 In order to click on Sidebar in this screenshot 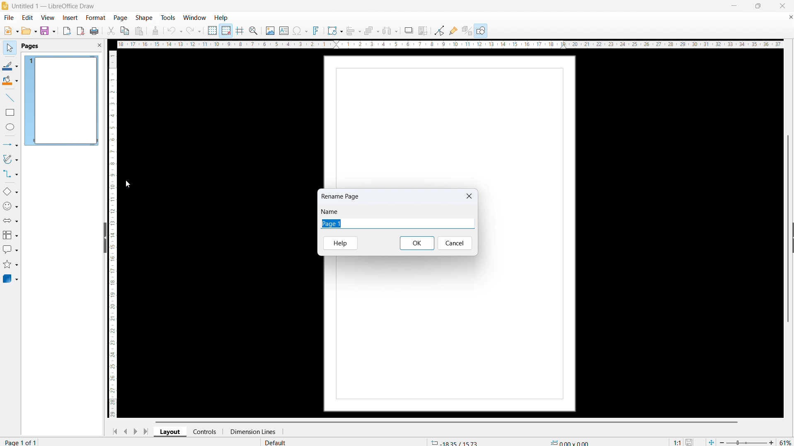, I will do `click(789, 238)`.